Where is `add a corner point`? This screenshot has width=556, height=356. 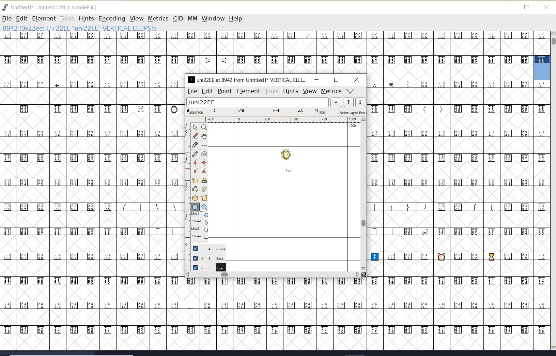
add a corner point is located at coordinates (196, 171).